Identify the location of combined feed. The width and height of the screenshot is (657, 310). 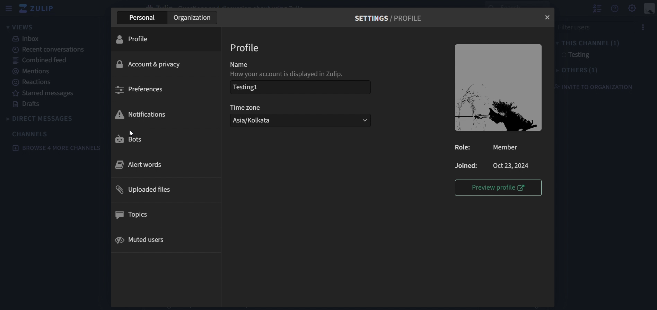
(40, 60).